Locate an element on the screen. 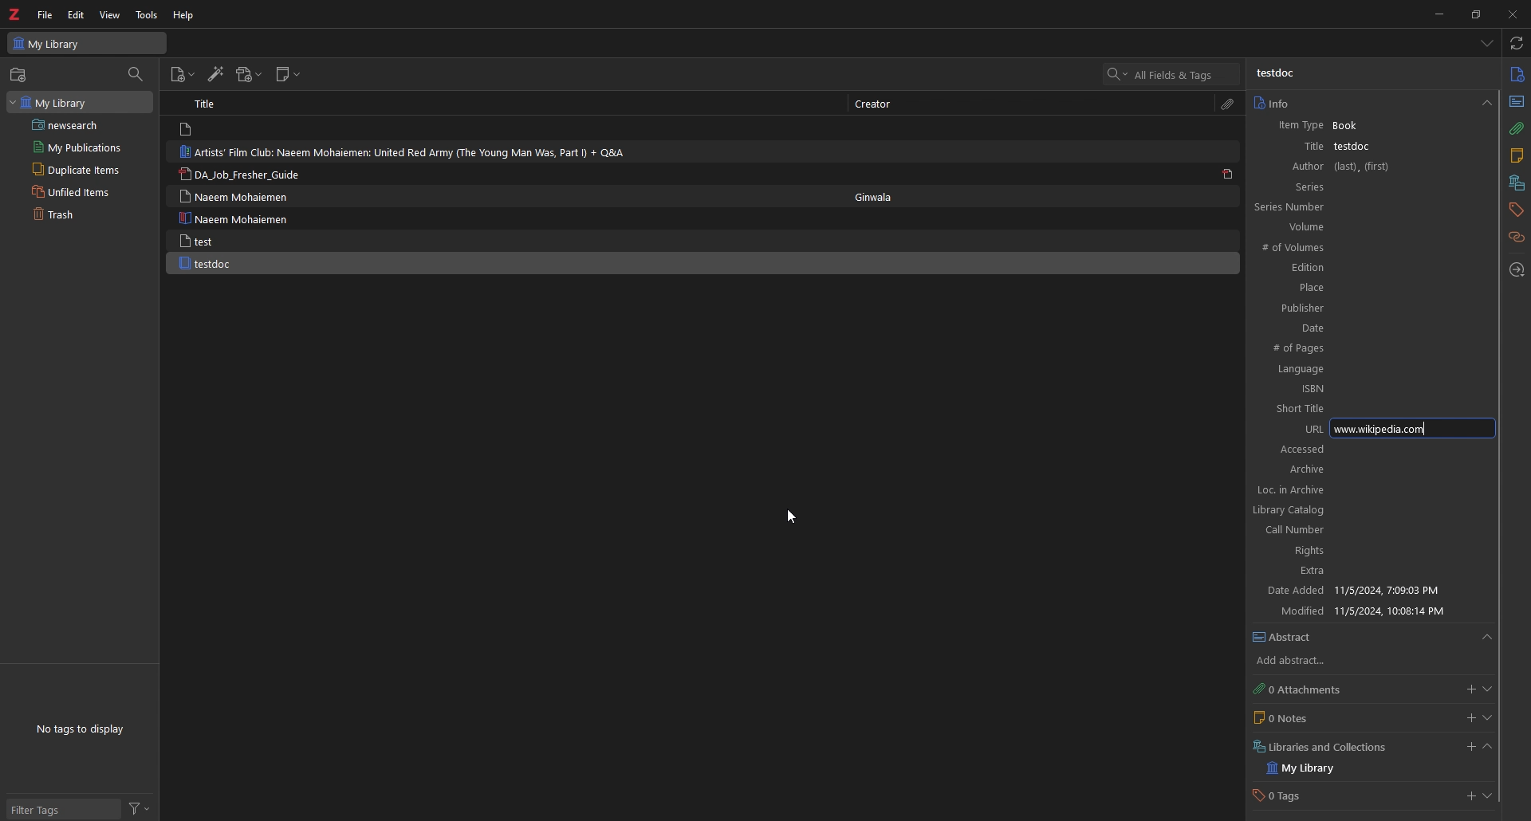 This screenshot has height=821, width=1531. testdoc is located at coordinates (1357, 147).